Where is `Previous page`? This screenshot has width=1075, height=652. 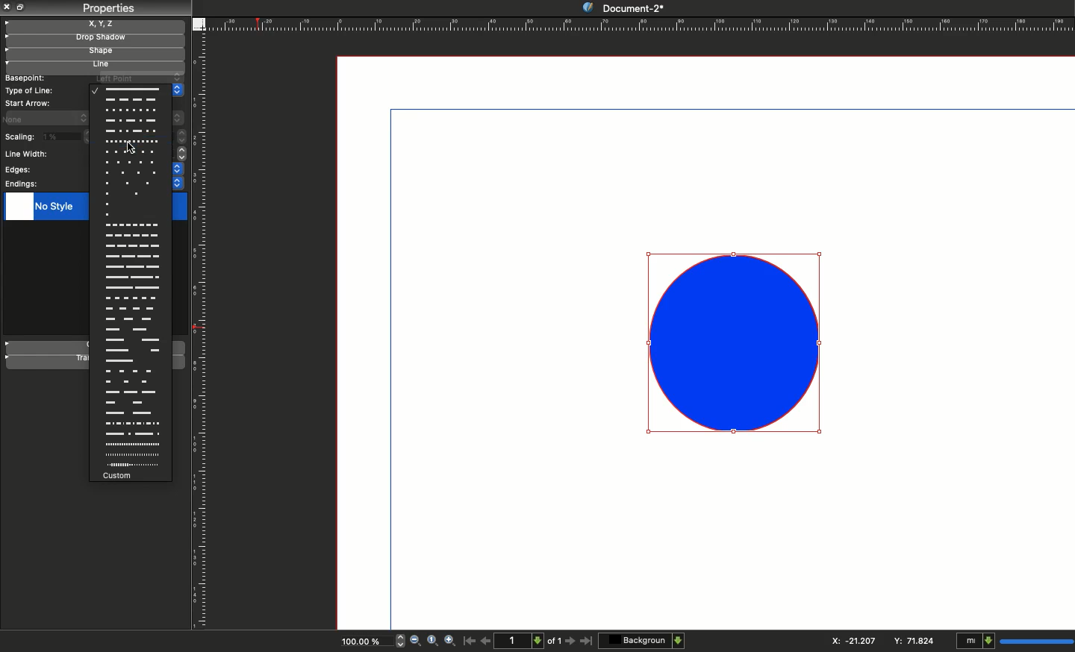
Previous page is located at coordinates (486, 640).